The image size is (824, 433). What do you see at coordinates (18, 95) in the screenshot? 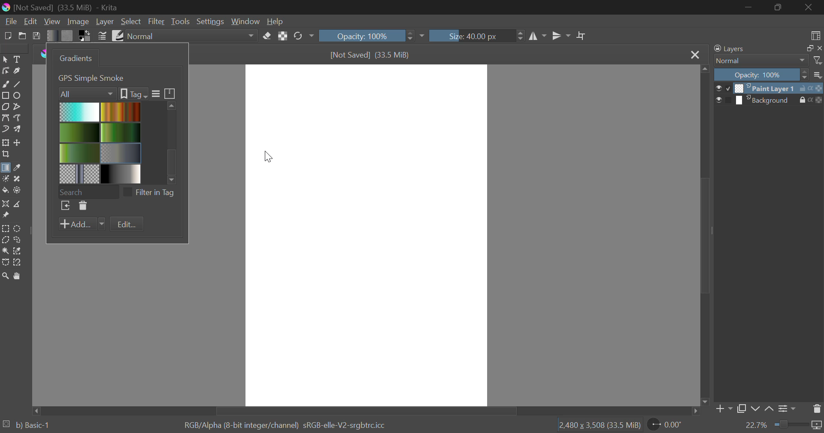
I see `Ellipses` at bounding box center [18, 95].